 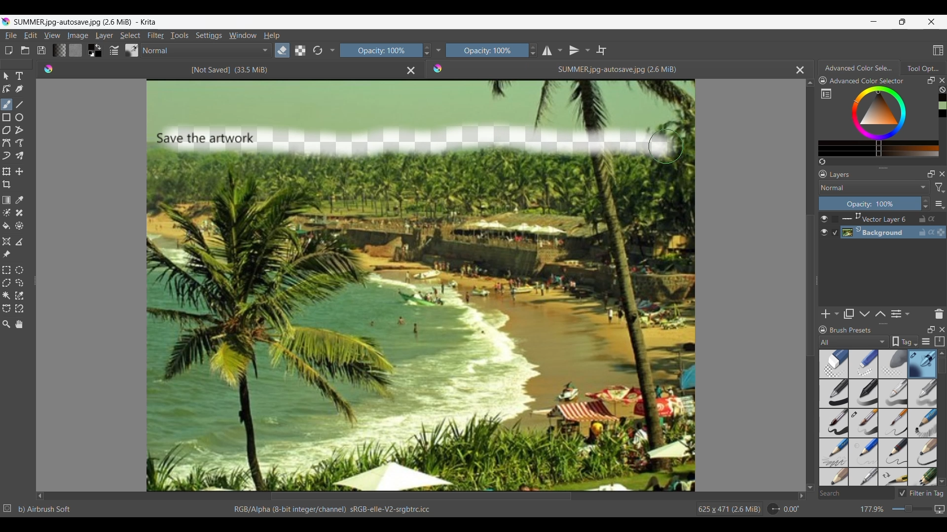 What do you see at coordinates (19, 105) in the screenshot?
I see `Line tool` at bounding box center [19, 105].